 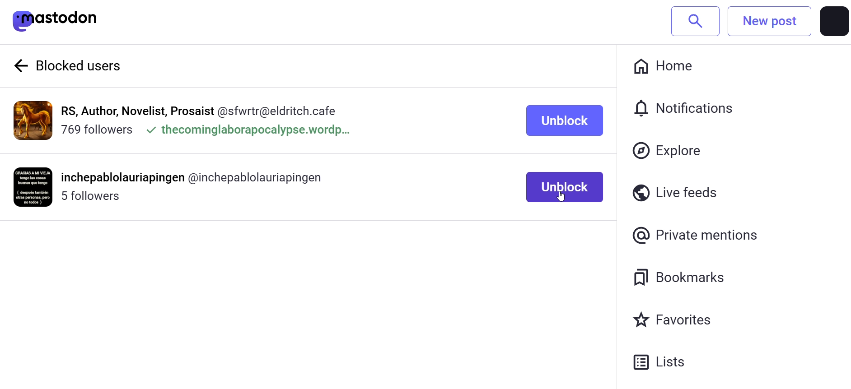 I want to click on favorites, so click(x=675, y=320).